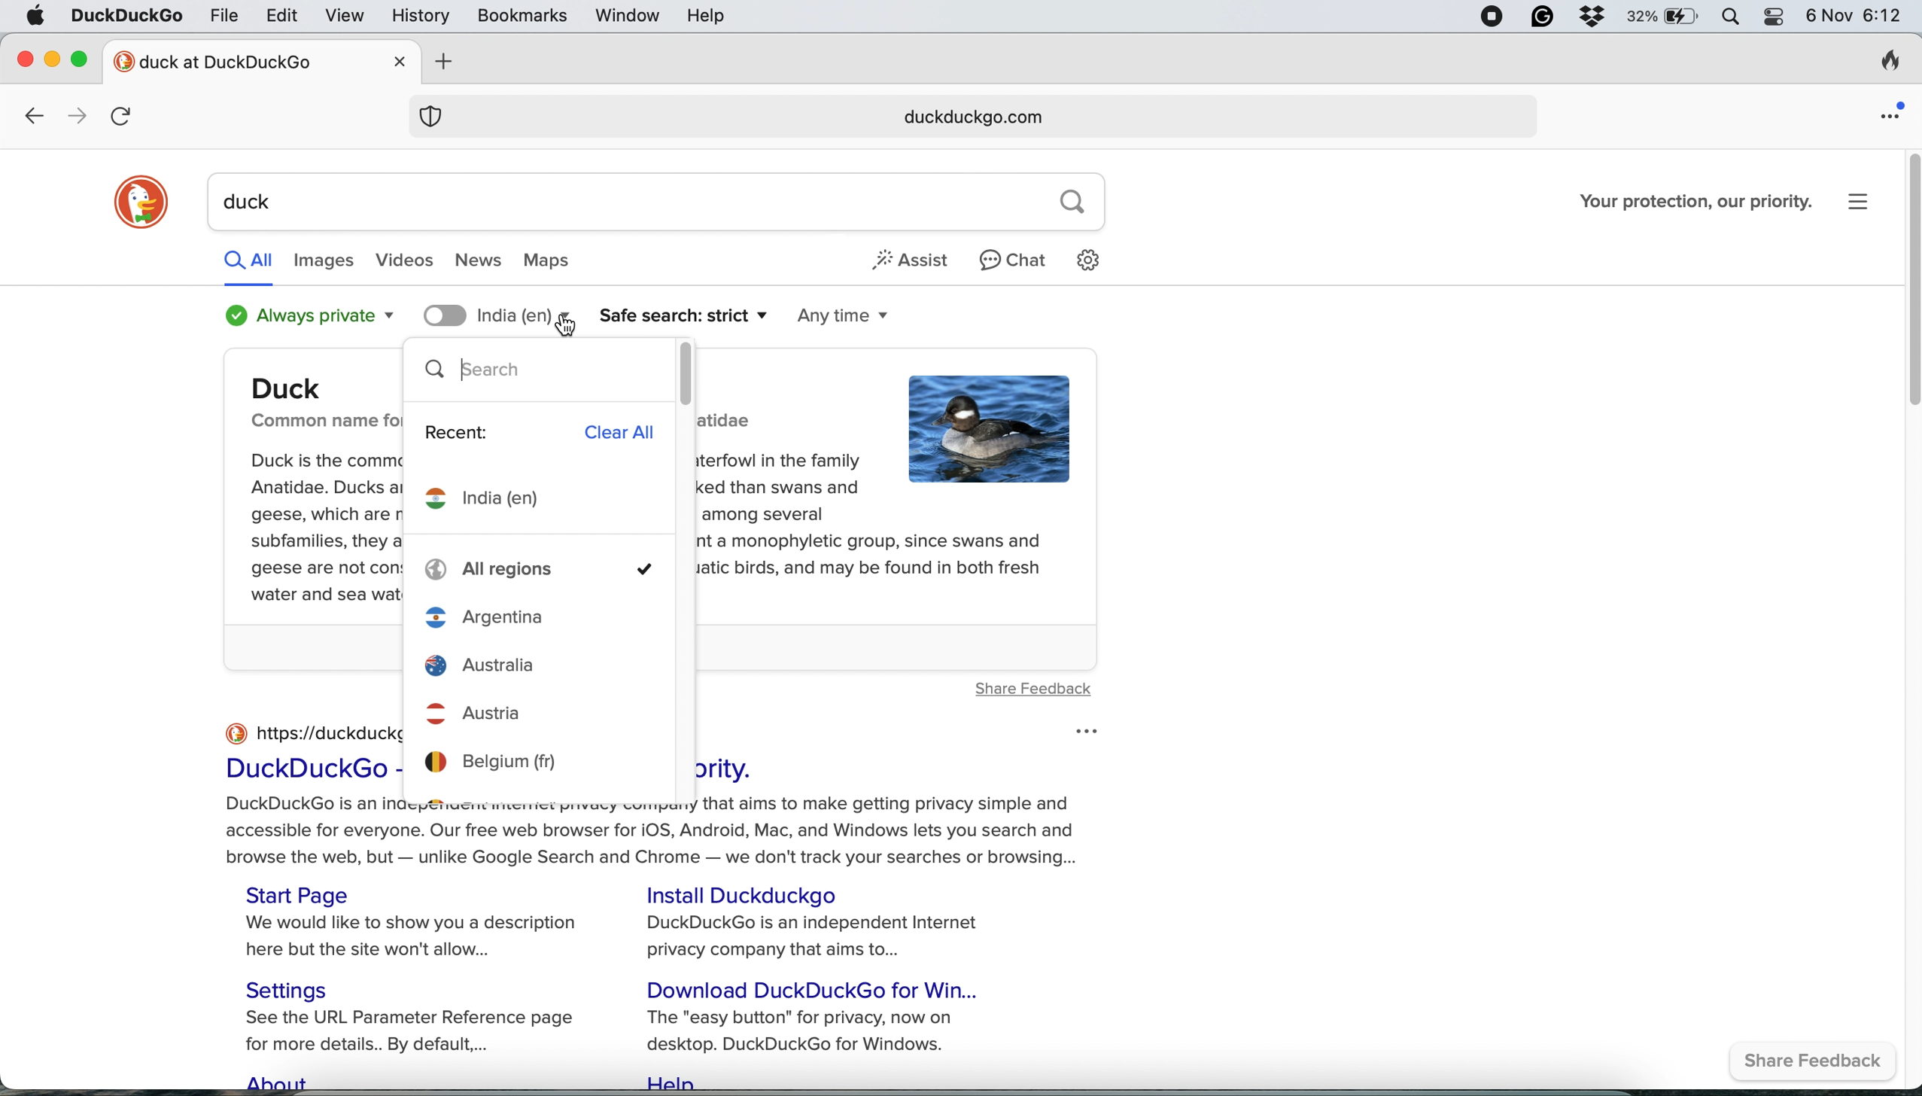  What do you see at coordinates (1775, 18) in the screenshot?
I see `control center` at bounding box center [1775, 18].